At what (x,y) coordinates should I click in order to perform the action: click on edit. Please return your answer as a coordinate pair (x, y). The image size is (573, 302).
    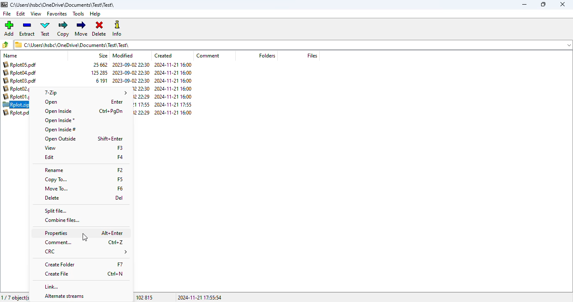
    Looking at the image, I should click on (49, 157).